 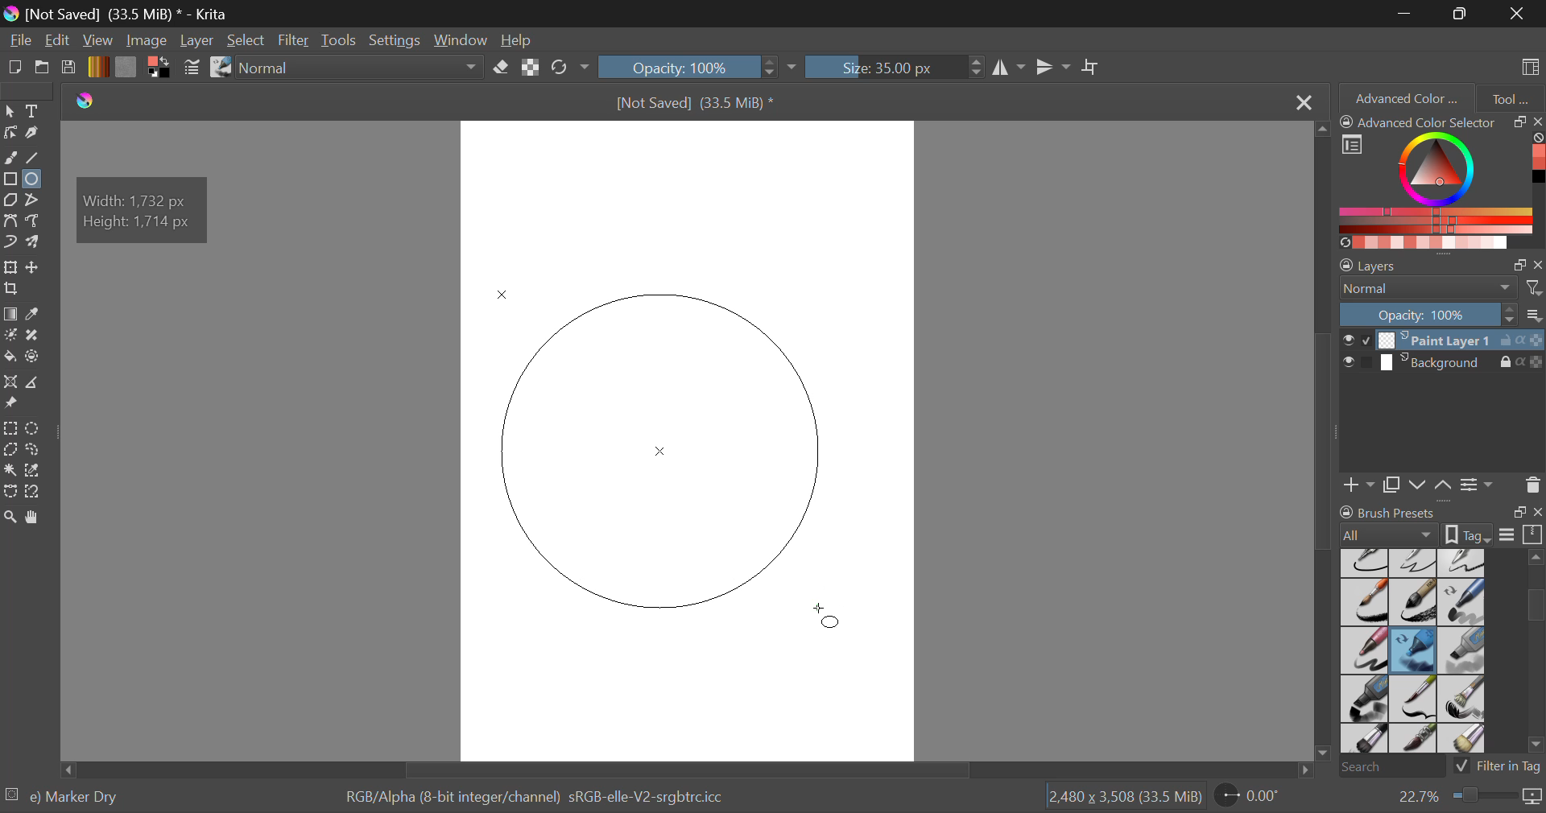 I want to click on Settings, so click(x=399, y=40).